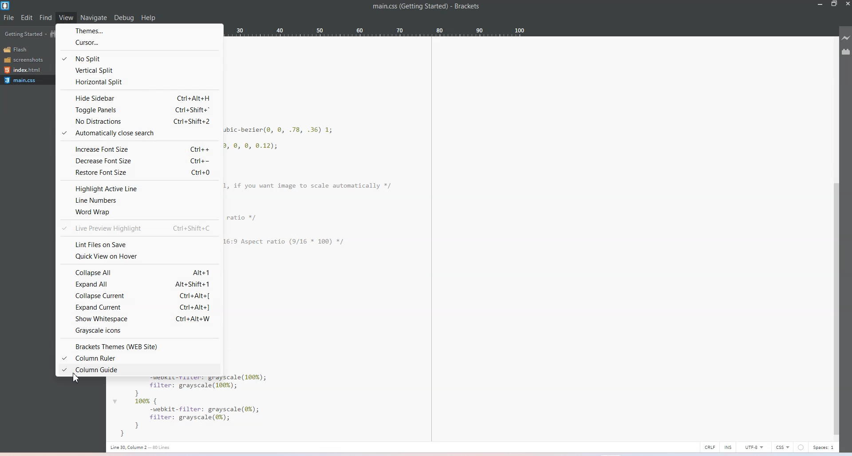 The height and width of the screenshot is (456, 852). What do you see at coordinates (27, 60) in the screenshot?
I see `Screenshots` at bounding box center [27, 60].